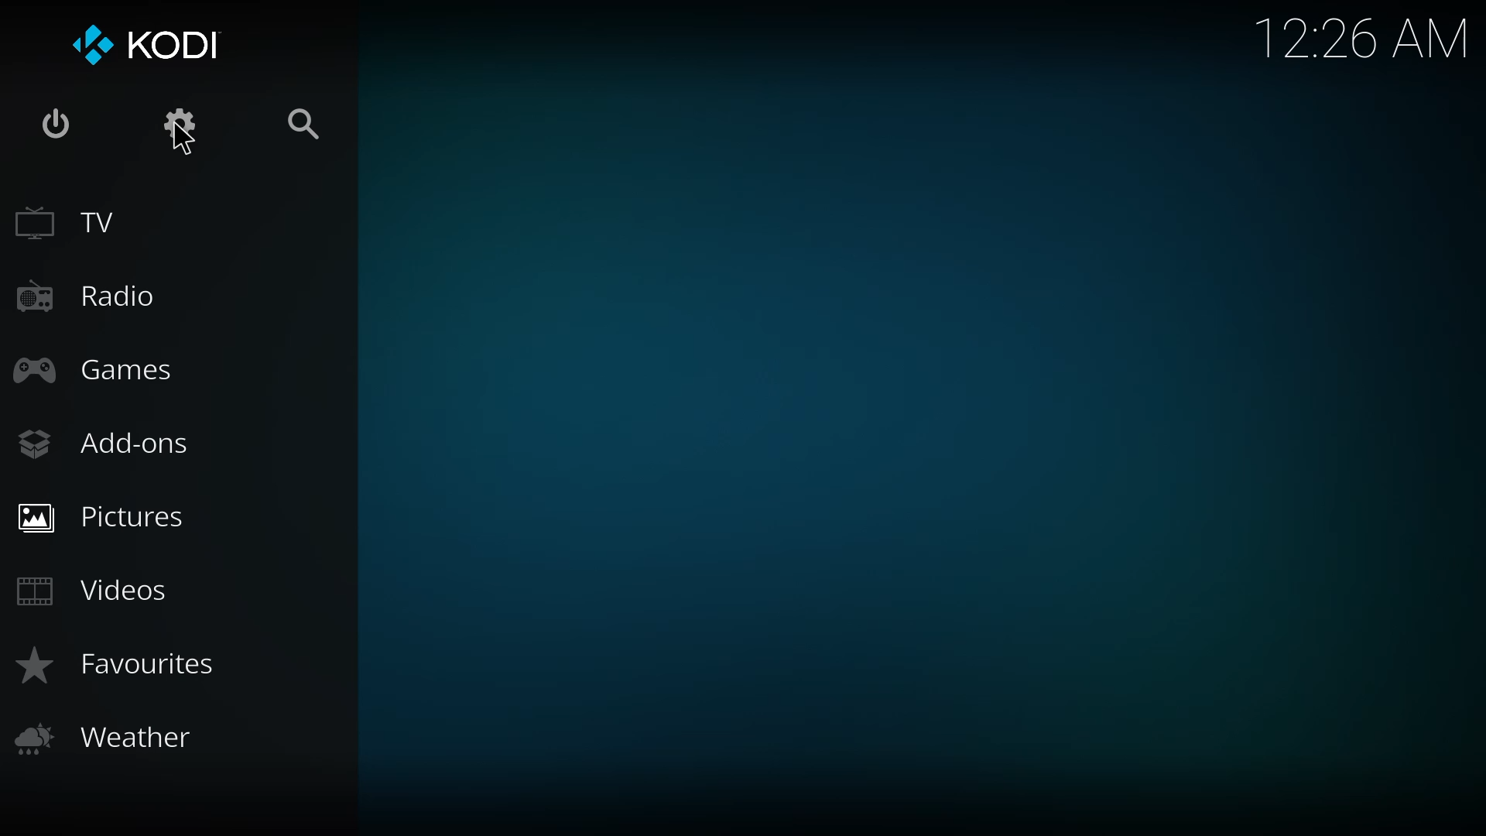 This screenshot has height=836, width=1486. What do you see at coordinates (1361, 39) in the screenshot?
I see `time` at bounding box center [1361, 39].